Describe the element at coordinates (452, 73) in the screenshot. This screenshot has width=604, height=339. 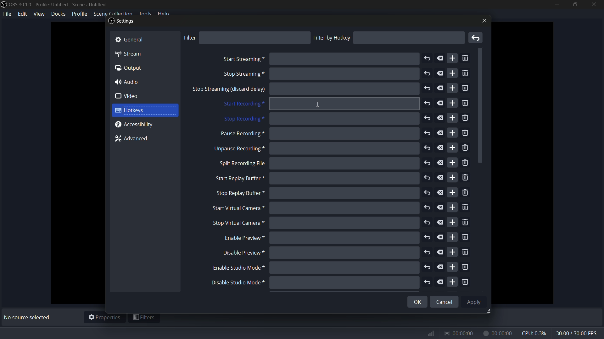
I see `add more` at that location.